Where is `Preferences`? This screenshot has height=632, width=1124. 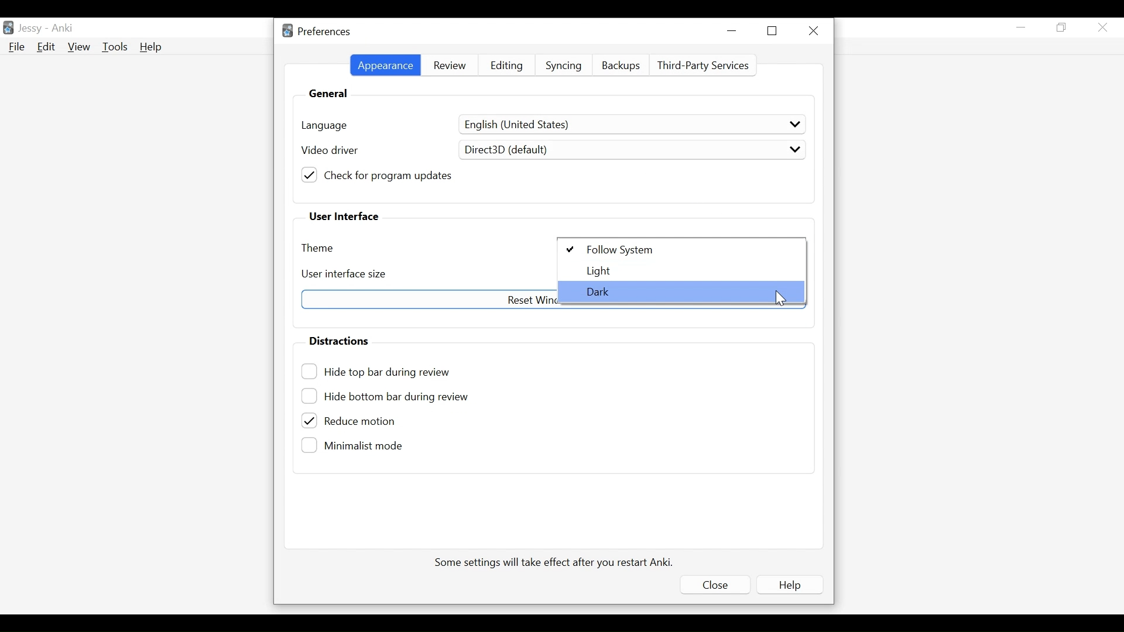 Preferences is located at coordinates (317, 32).